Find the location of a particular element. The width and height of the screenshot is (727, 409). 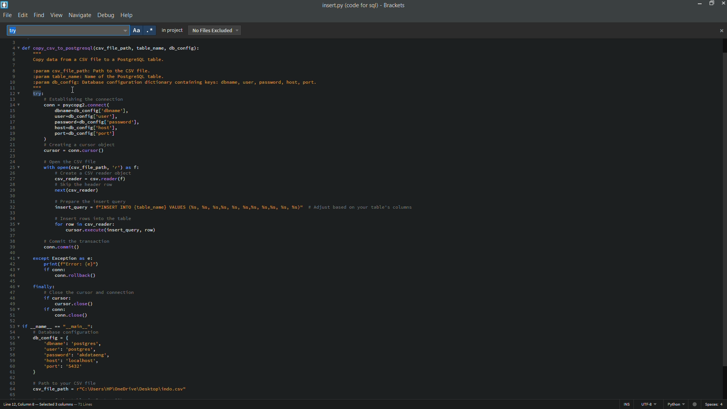

in project is located at coordinates (172, 30).